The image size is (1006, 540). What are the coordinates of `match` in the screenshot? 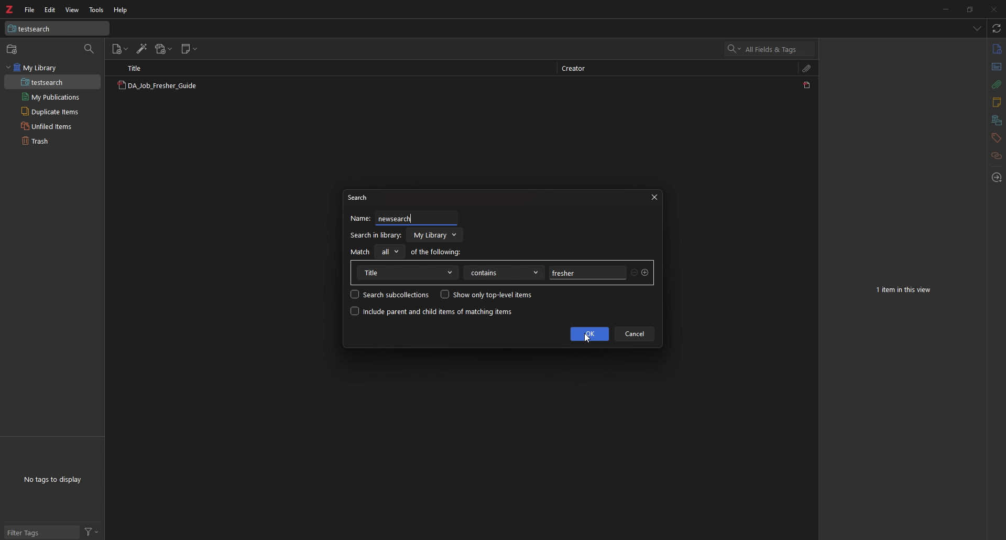 It's located at (360, 252).